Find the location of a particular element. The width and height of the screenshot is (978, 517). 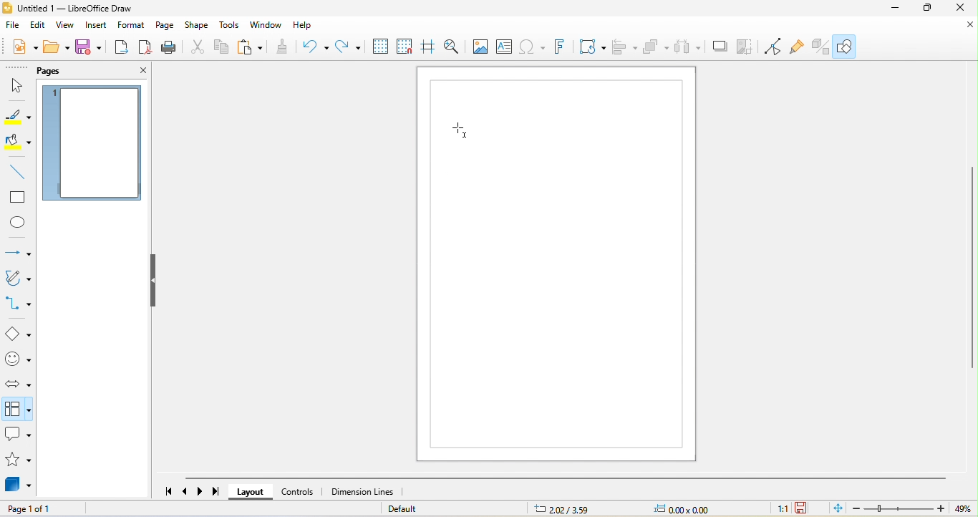

3d object is located at coordinates (20, 486).